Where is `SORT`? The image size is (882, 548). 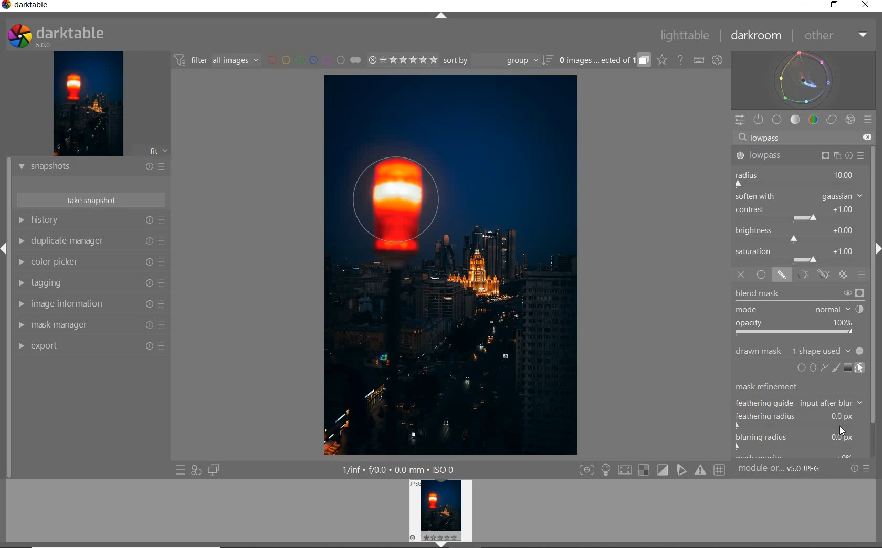 SORT is located at coordinates (497, 61).